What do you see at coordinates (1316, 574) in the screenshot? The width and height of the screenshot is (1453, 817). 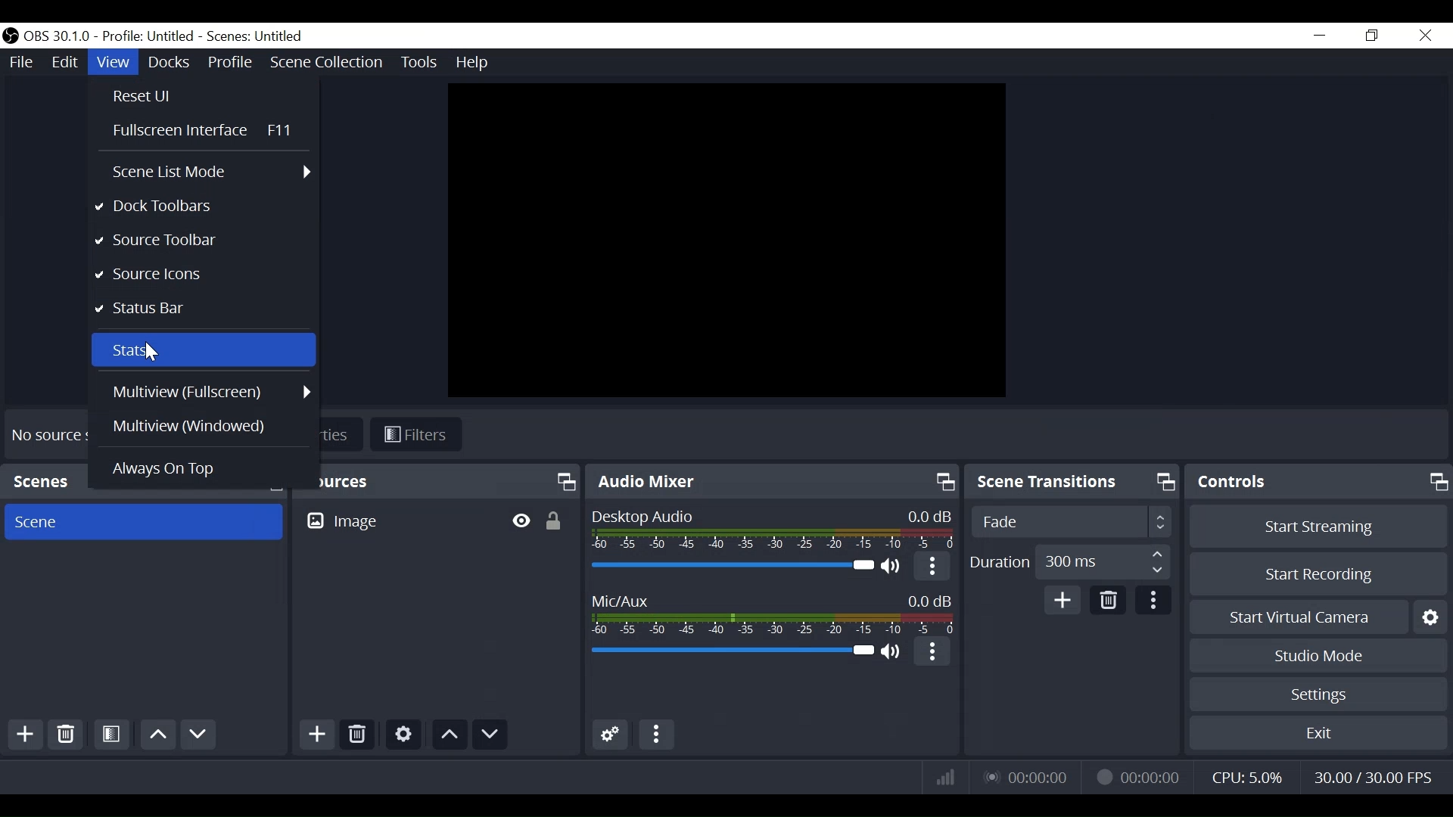 I see `Start Recording` at bounding box center [1316, 574].